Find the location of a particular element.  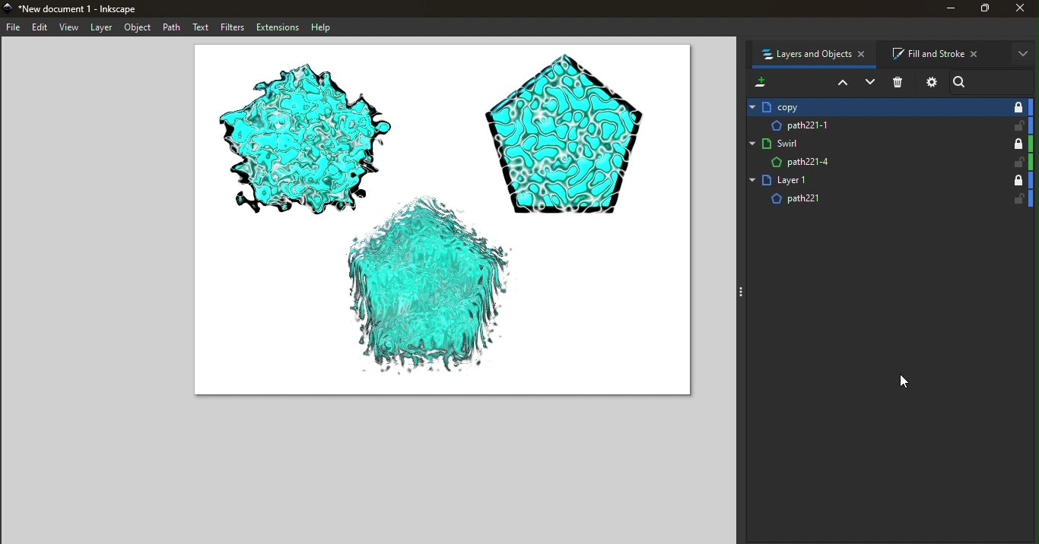

lock/unlock layer is located at coordinates (1022, 107).